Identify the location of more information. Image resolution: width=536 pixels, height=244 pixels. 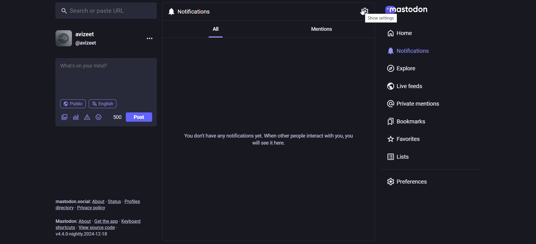
(150, 39).